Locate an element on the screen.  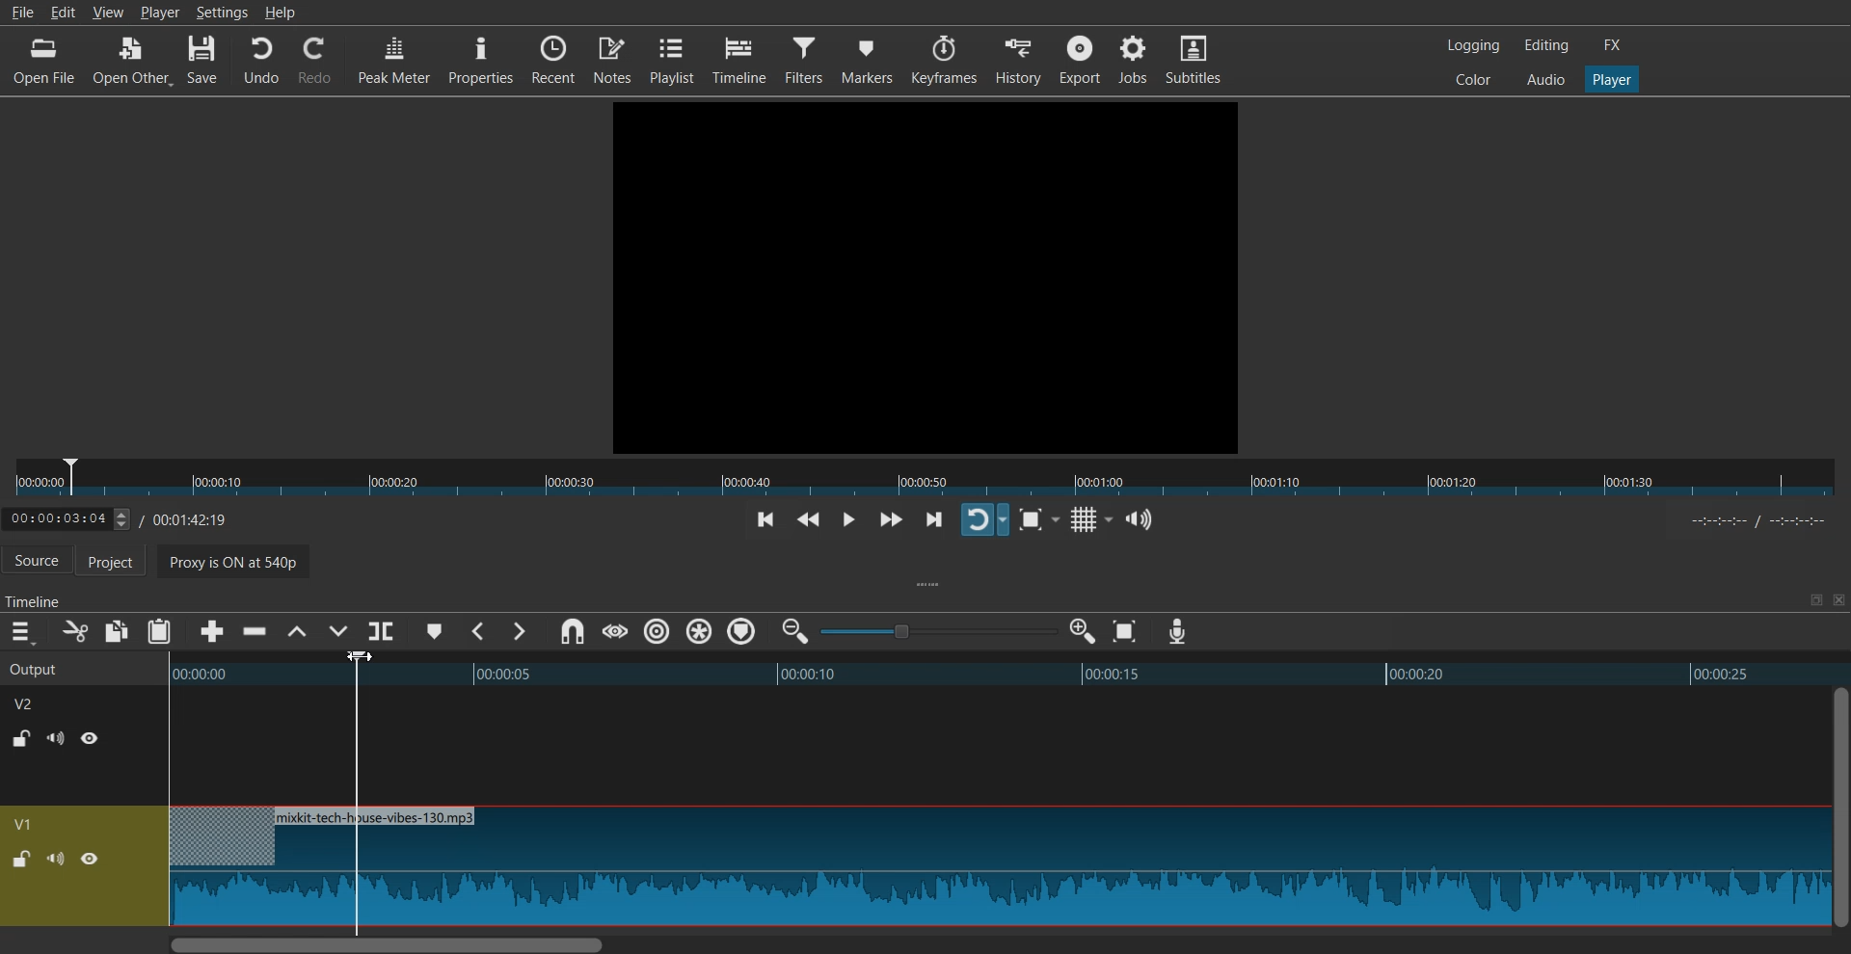
Properties is located at coordinates (480, 59).